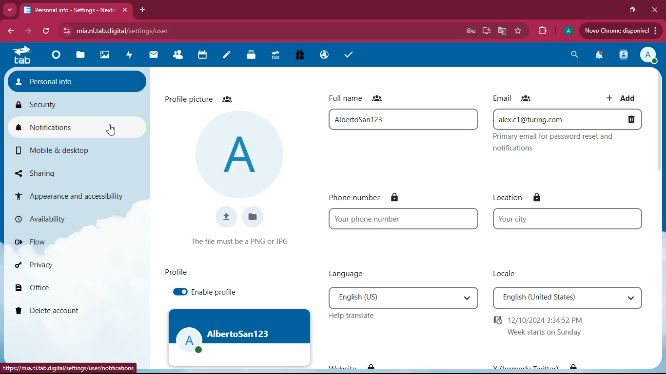 The height and width of the screenshot is (374, 666). Describe the element at coordinates (201, 97) in the screenshot. I see `profile picture` at that location.